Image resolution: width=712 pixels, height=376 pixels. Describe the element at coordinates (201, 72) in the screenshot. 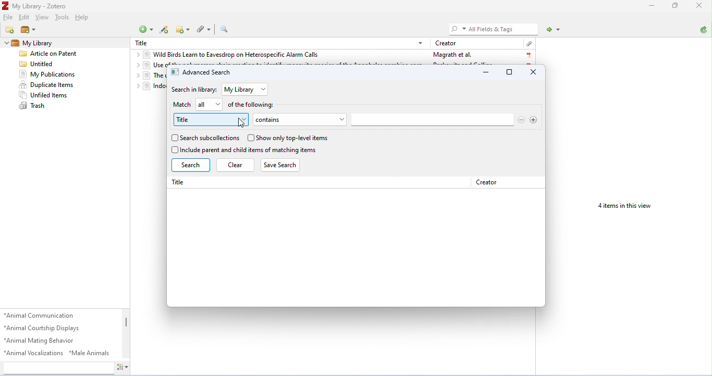

I see `advanced search` at that location.